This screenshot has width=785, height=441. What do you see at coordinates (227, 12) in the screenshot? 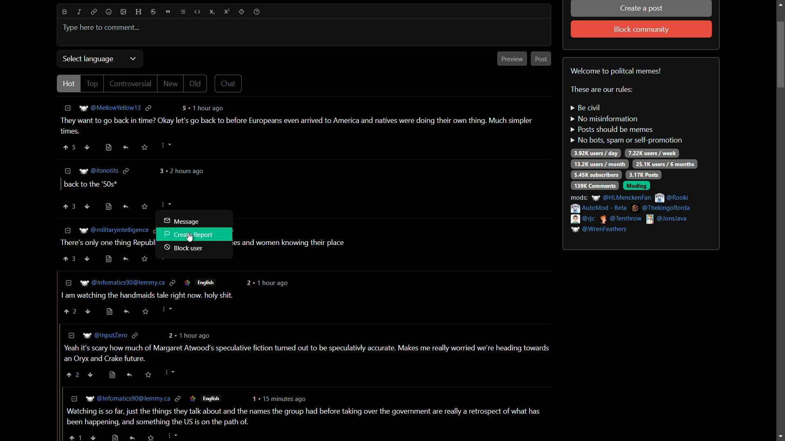
I see `superscript` at bounding box center [227, 12].